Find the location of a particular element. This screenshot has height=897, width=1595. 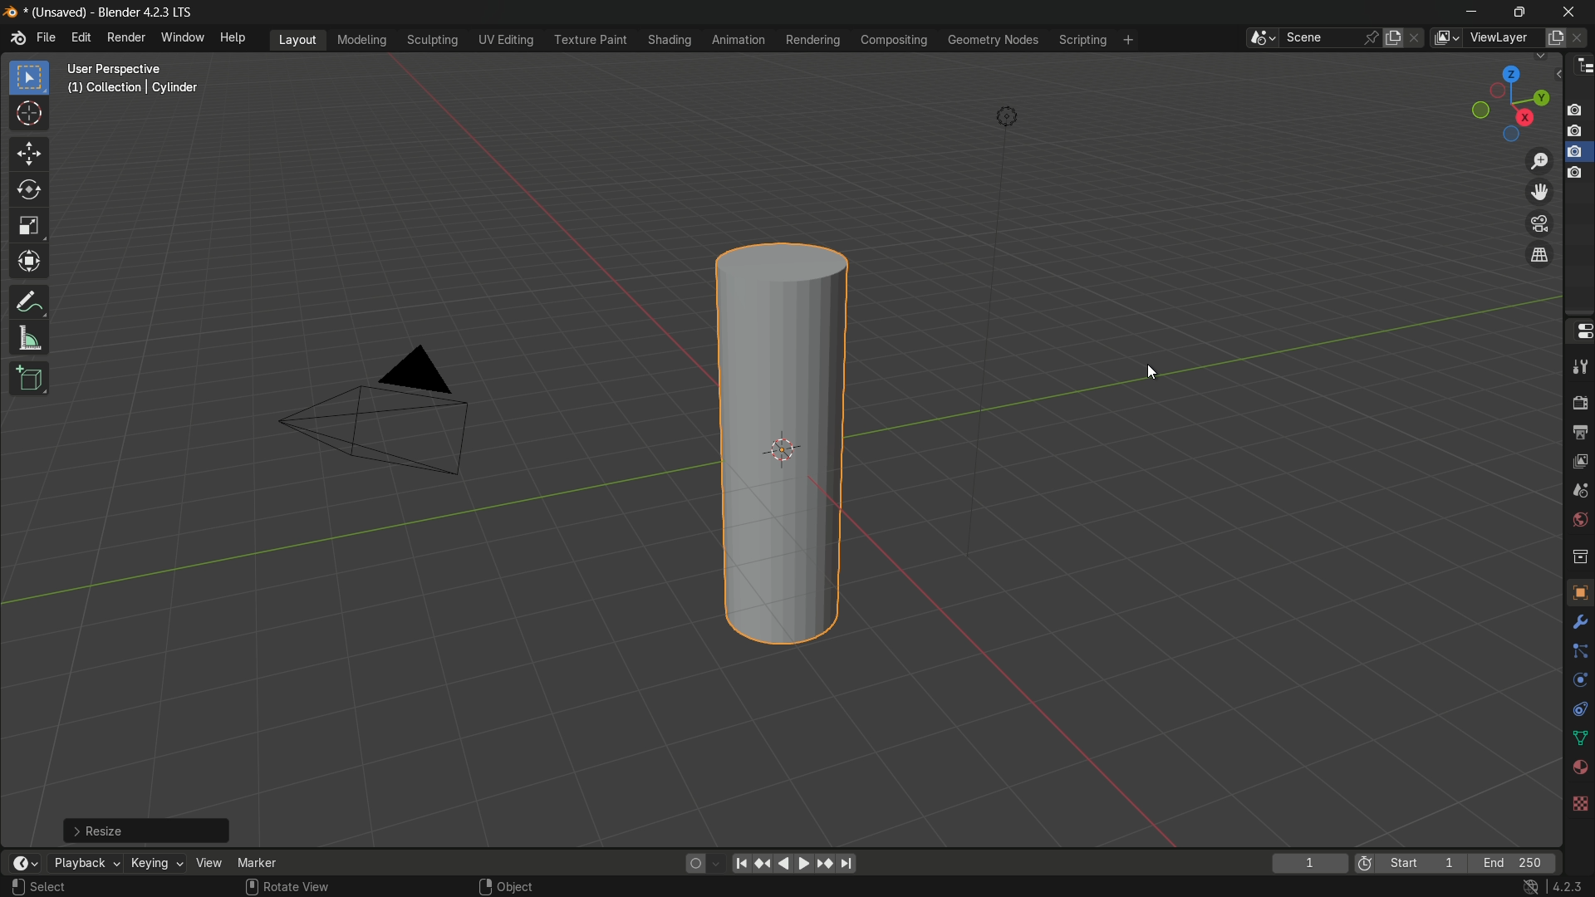

viewLayer is located at coordinates (1499, 38).